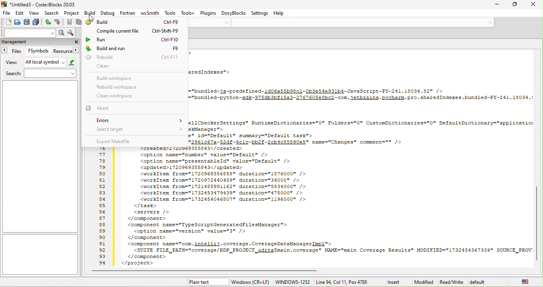 This screenshot has height=287, width=543. I want to click on run, so click(133, 39).